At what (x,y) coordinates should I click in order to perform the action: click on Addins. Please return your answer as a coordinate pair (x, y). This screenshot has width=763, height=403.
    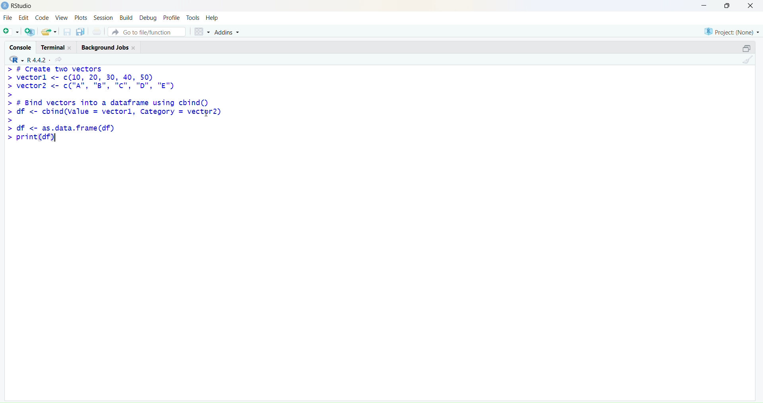
    Looking at the image, I should click on (227, 32).